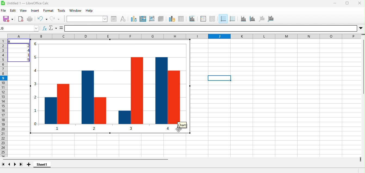 This screenshot has width=365, height=173. What do you see at coordinates (223, 19) in the screenshot?
I see `horizontal grids` at bounding box center [223, 19].